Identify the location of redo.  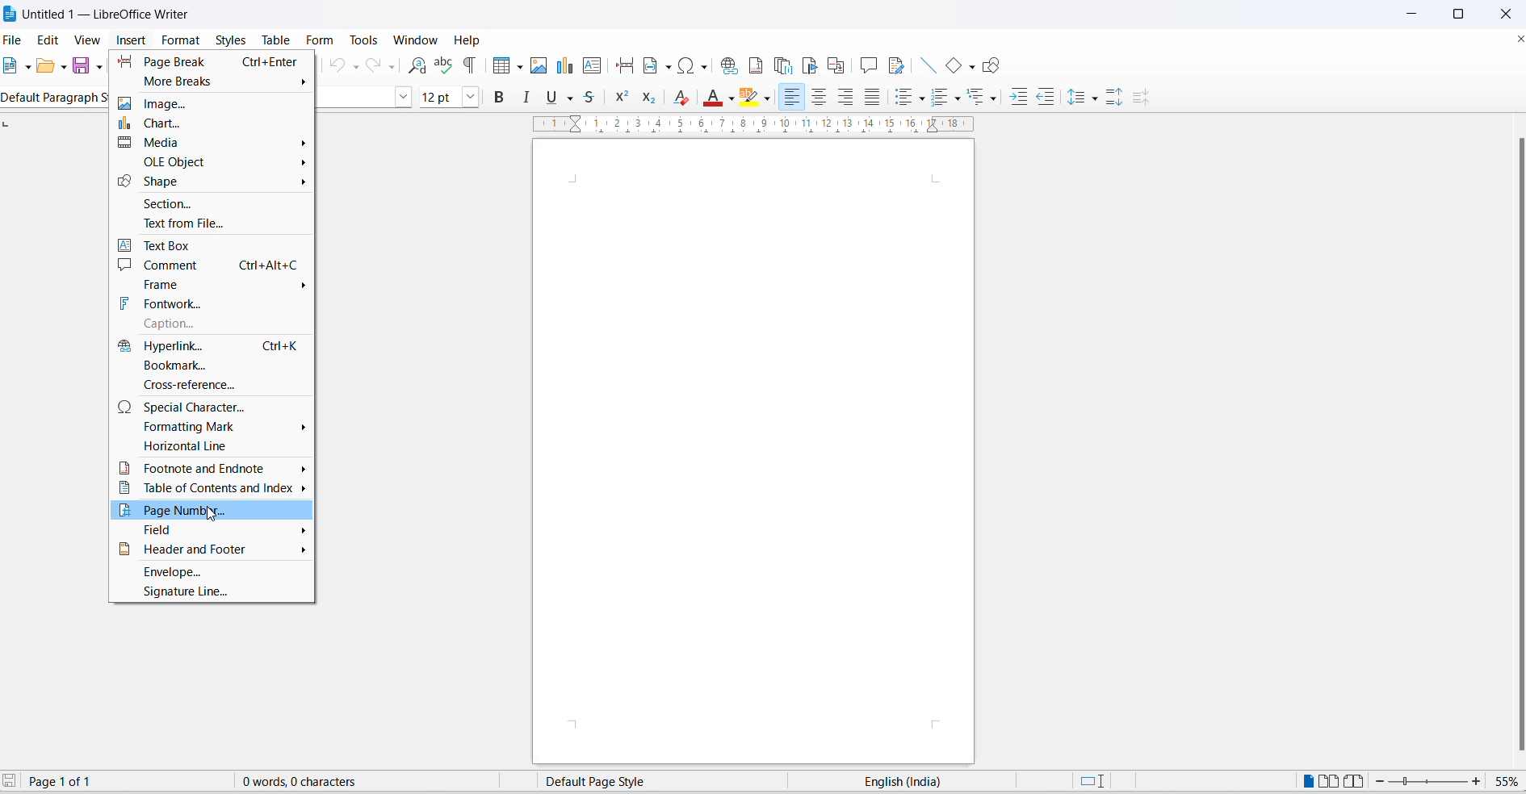
(372, 68).